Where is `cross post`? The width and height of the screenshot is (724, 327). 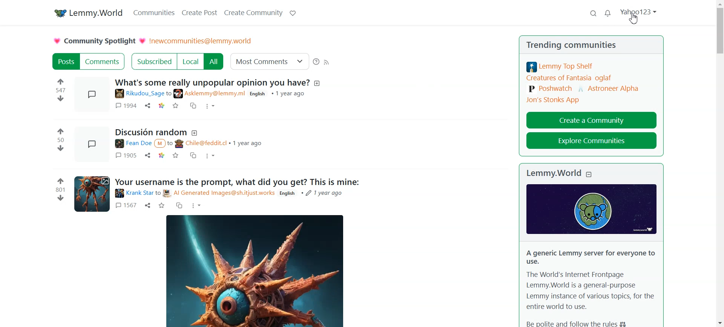 cross post is located at coordinates (194, 156).